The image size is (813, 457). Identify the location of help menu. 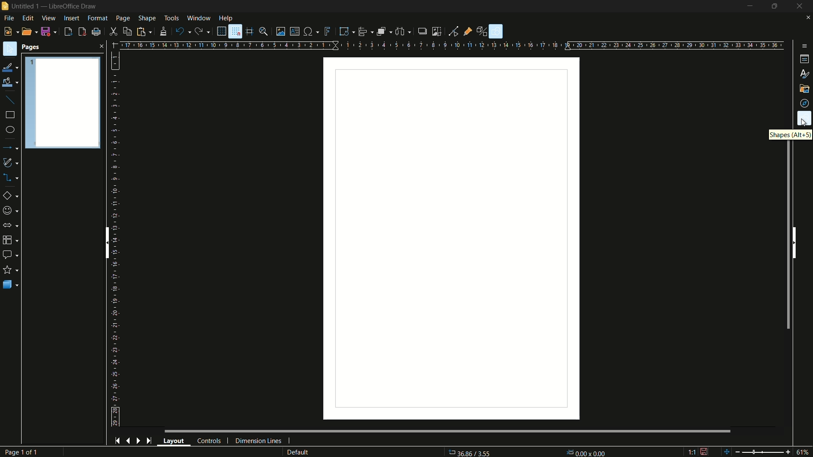
(225, 18).